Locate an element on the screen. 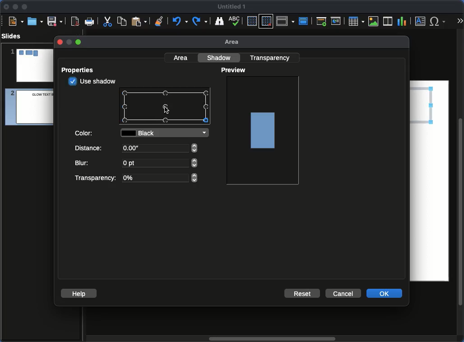 The height and width of the screenshot is (342, 464). Scroll is located at coordinates (270, 339).